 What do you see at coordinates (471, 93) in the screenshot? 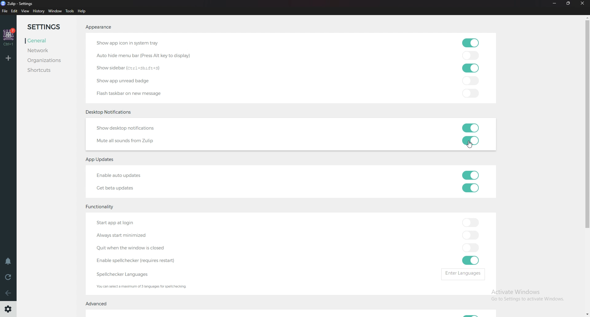
I see `toggle` at bounding box center [471, 93].